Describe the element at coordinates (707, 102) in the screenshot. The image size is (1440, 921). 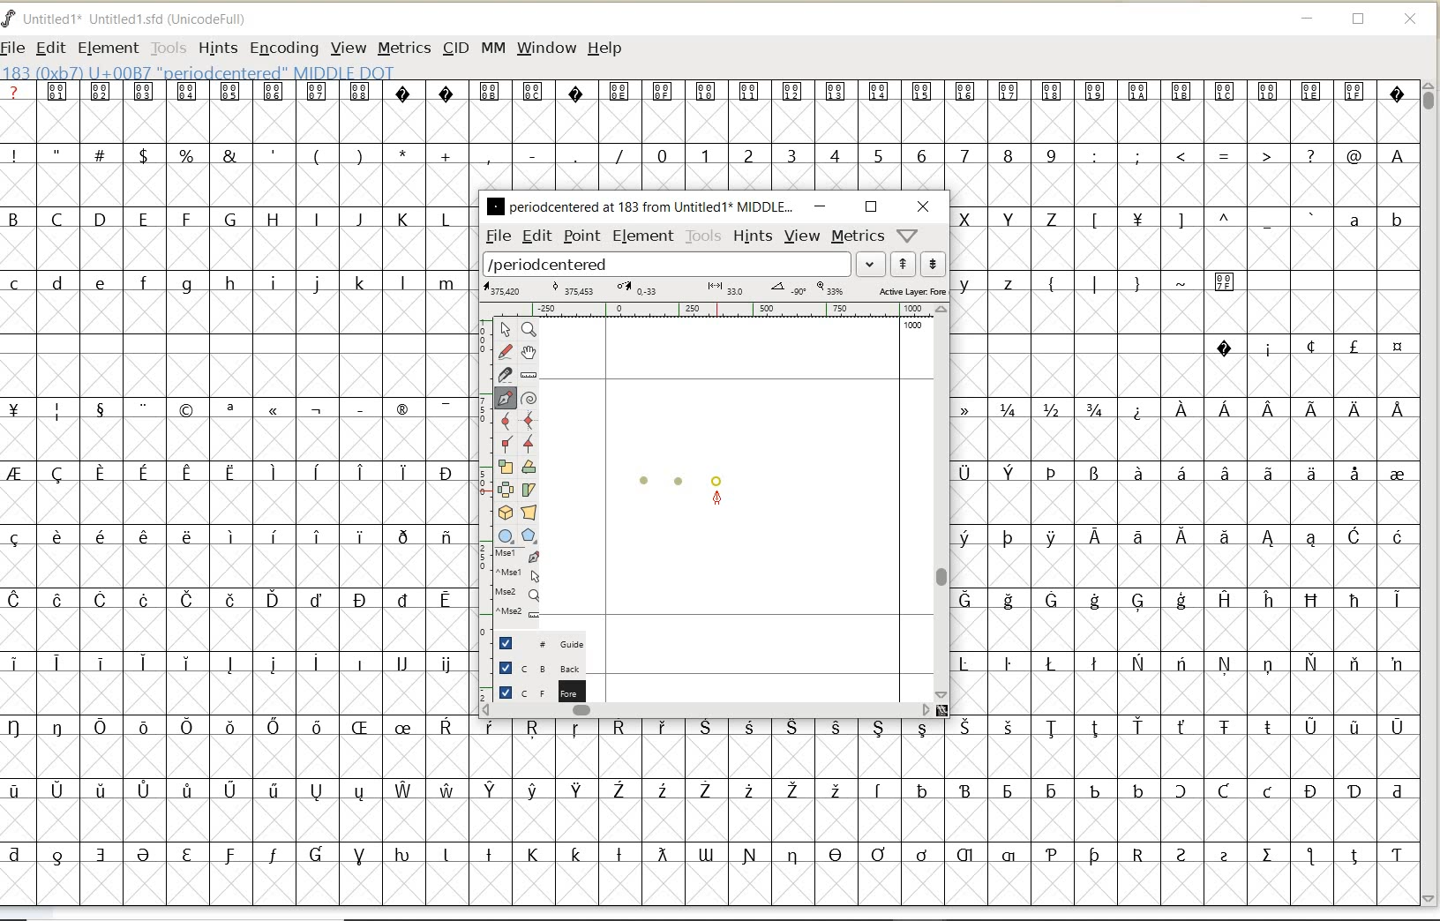
I see `special characters` at that location.